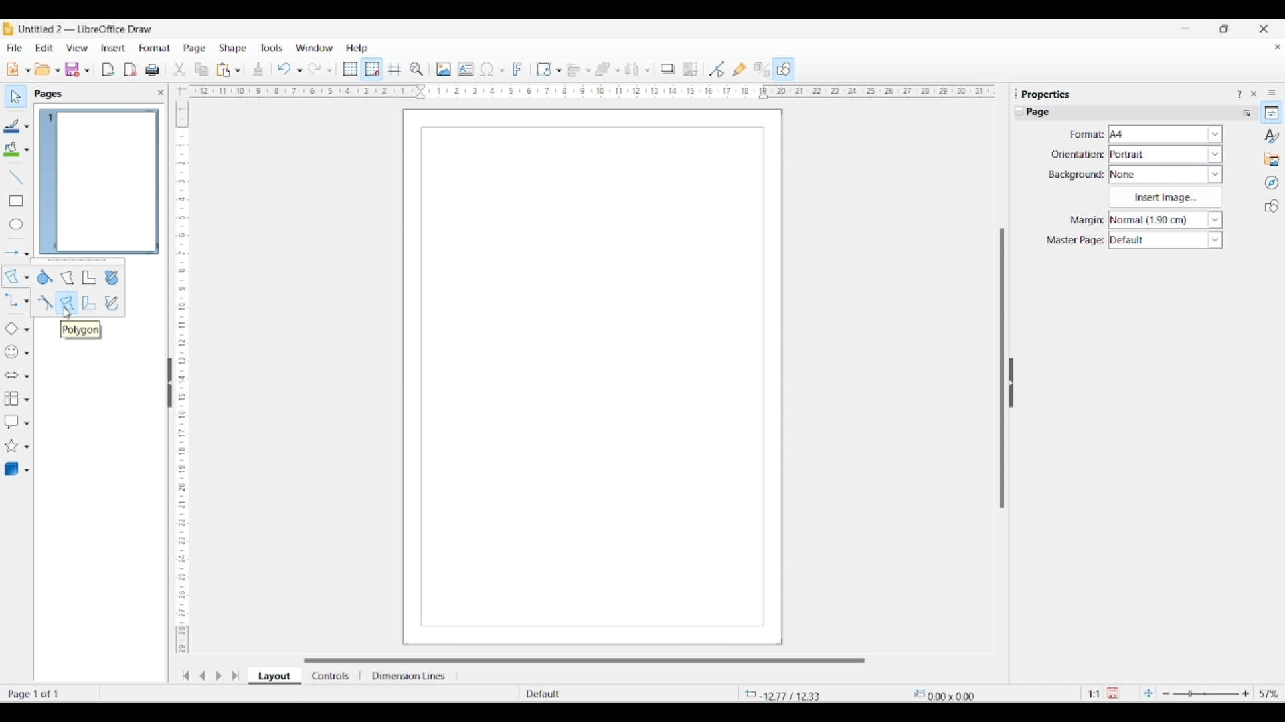 The image size is (1285, 722). What do you see at coordinates (80, 330) in the screenshot?
I see `Icon description` at bounding box center [80, 330].